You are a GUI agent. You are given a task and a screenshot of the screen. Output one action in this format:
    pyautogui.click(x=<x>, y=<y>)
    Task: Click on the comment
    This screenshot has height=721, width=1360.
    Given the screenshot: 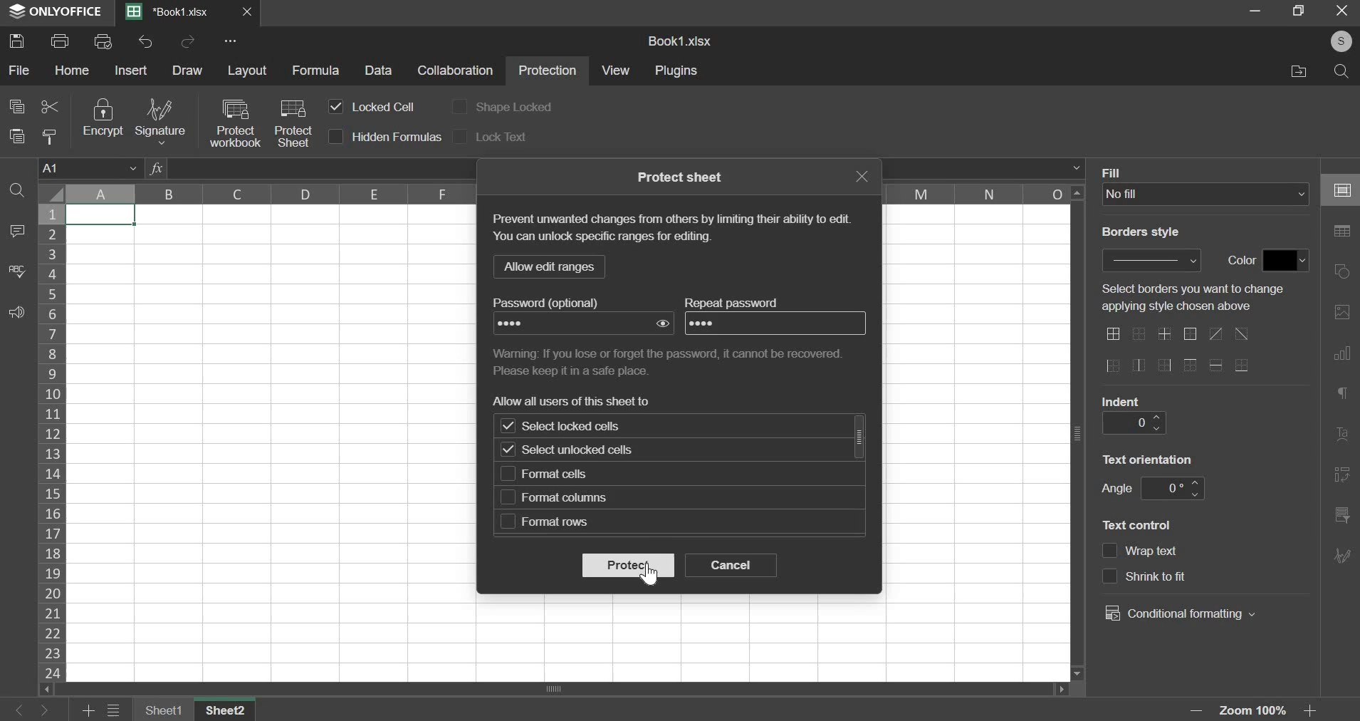 What is the action you would take?
    pyautogui.click(x=14, y=232)
    